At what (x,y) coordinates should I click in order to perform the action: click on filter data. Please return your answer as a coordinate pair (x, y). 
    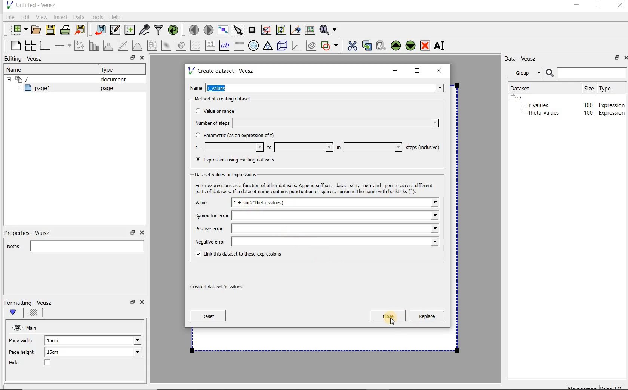
    Looking at the image, I should click on (159, 31).